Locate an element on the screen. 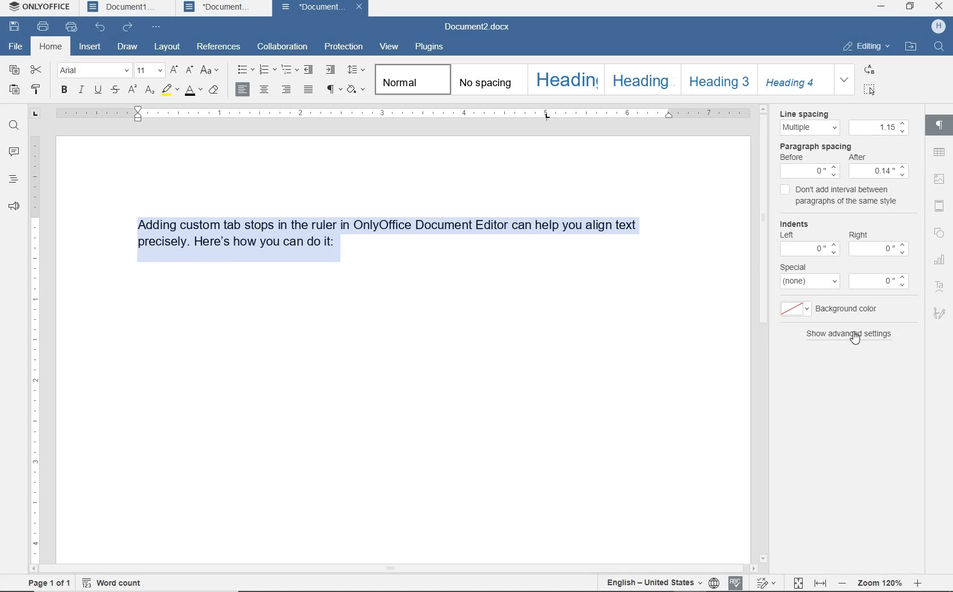  font size is located at coordinates (150, 71).